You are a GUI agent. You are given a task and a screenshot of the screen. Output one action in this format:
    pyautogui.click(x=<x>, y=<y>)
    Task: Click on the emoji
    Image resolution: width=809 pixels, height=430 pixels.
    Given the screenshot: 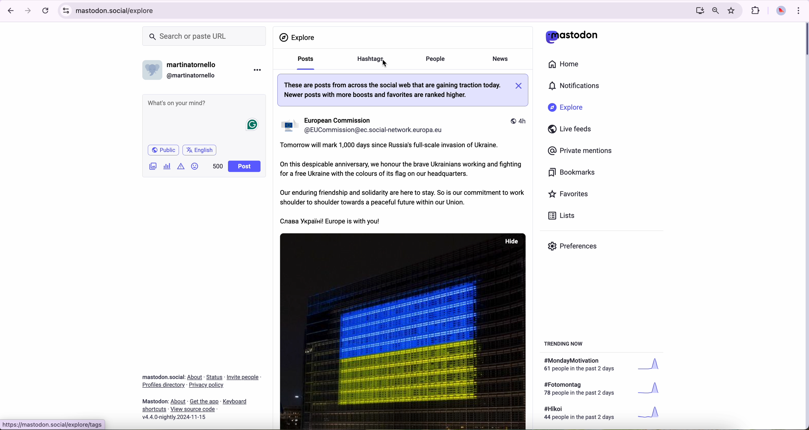 What is the action you would take?
    pyautogui.click(x=195, y=167)
    